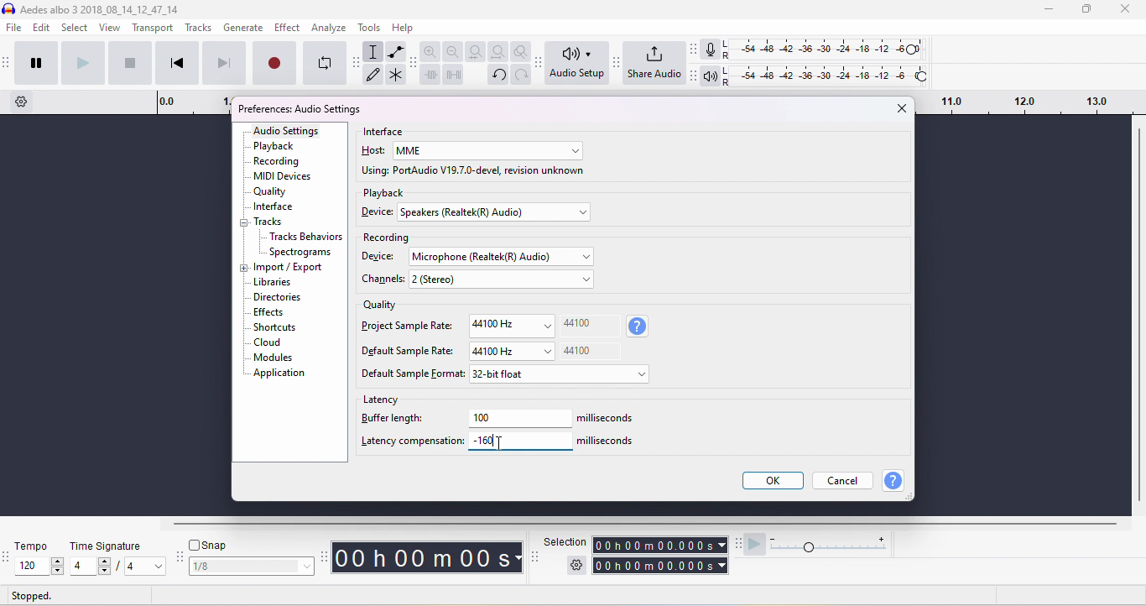 The width and height of the screenshot is (1146, 606). What do you see at coordinates (844, 479) in the screenshot?
I see `cancel` at bounding box center [844, 479].